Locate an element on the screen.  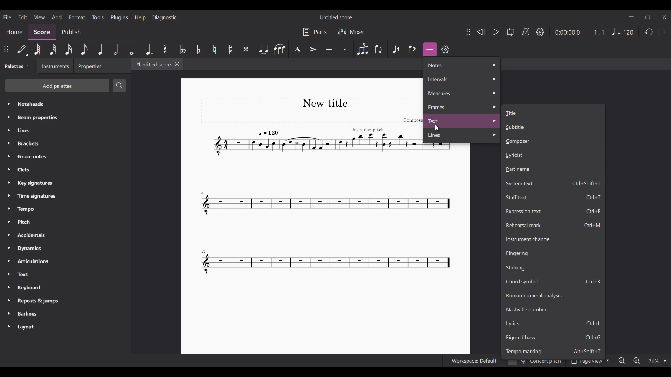
Barlines is located at coordinates (65, 314).